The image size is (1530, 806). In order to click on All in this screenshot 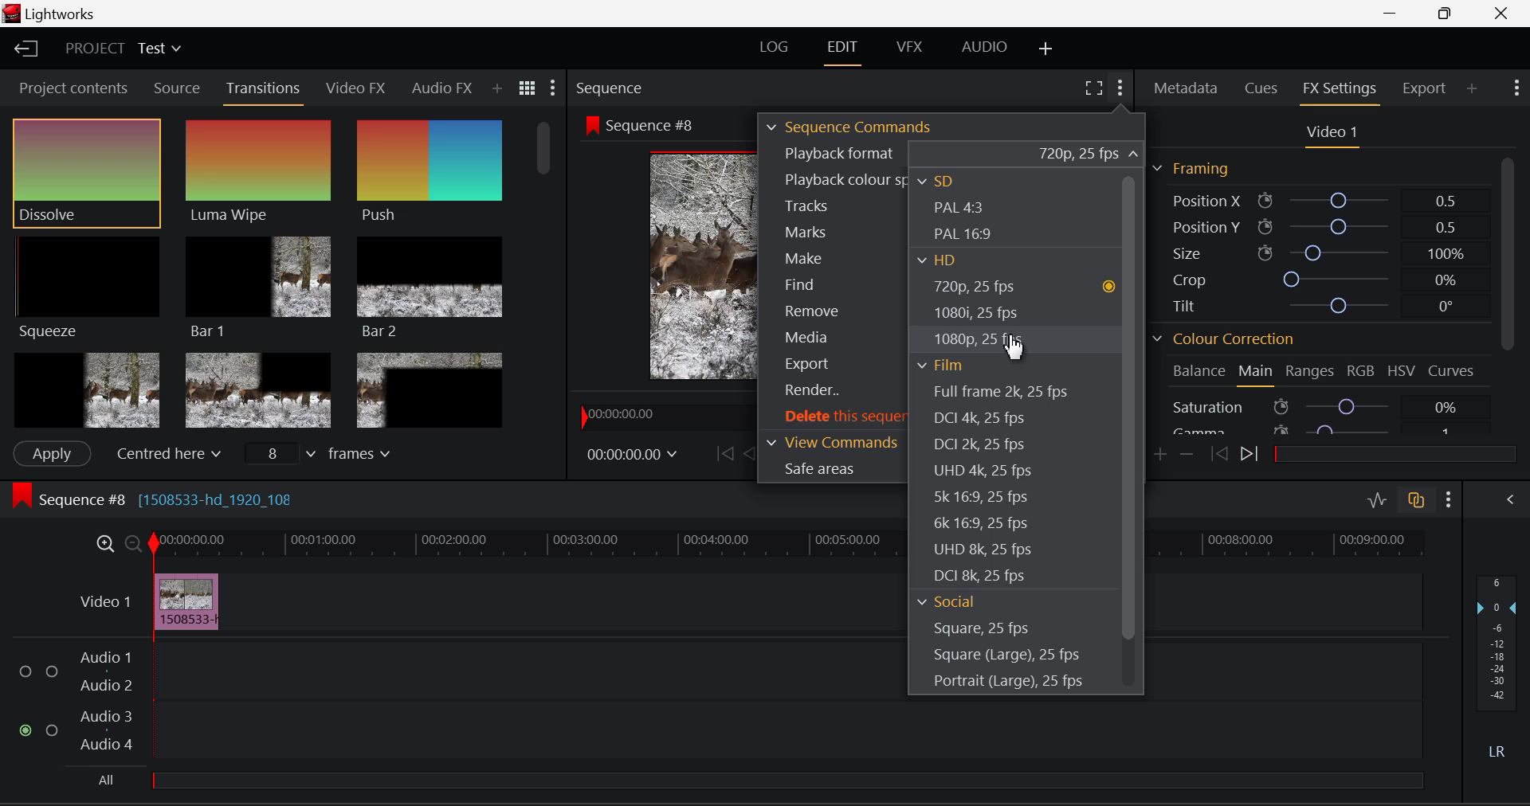, I will do `click(109, 776)`.